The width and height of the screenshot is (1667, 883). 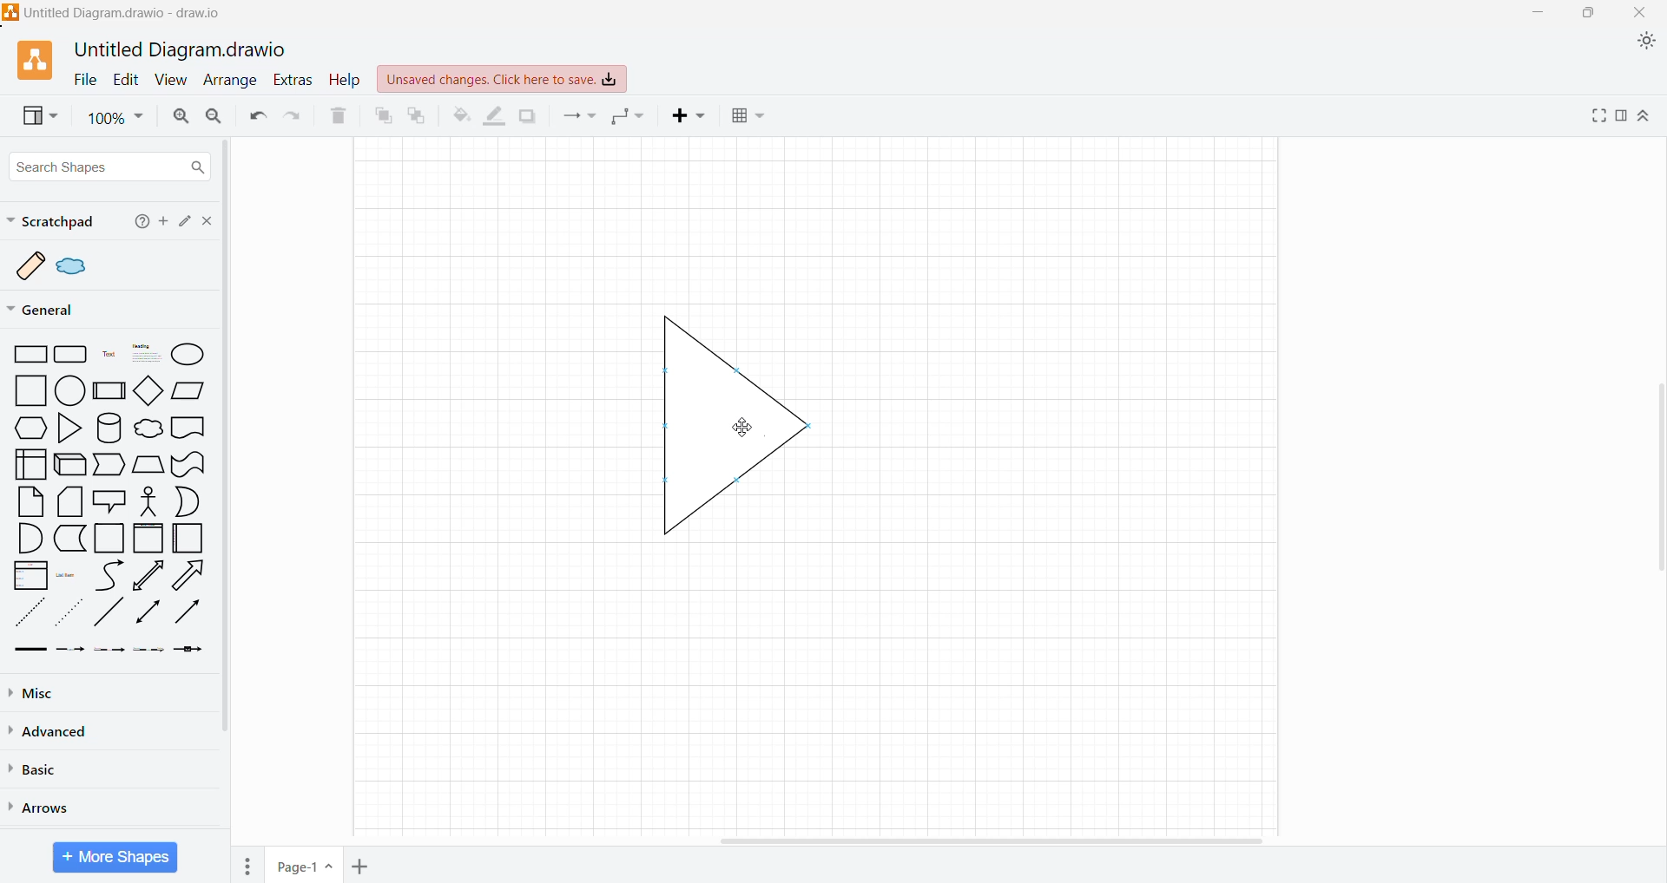 What do you see at coordinates (247, 865) in the screenshot?
I see `Pages` at bounding box center [247, 865].